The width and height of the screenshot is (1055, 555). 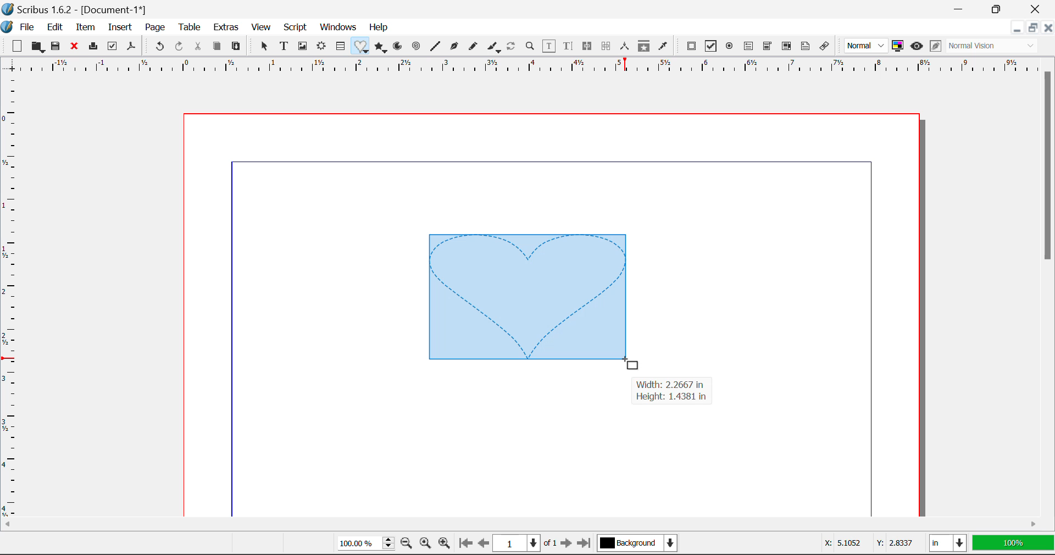 I want to click on Y: 2.8337, so click(x=893, y=543).